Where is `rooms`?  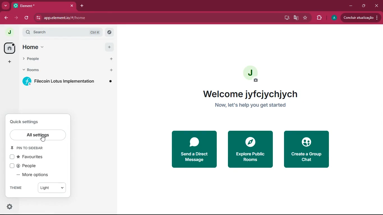 rooms is located at coordinates (60, 71).